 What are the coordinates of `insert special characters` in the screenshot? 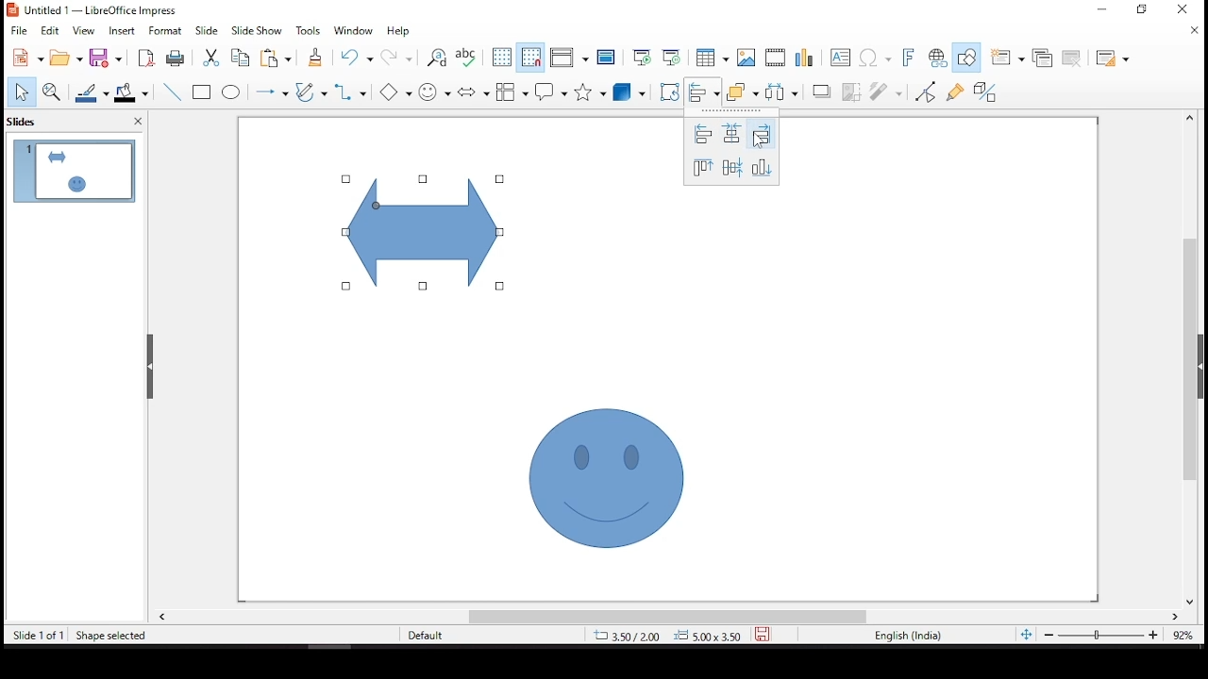 It's located at (875, 57).